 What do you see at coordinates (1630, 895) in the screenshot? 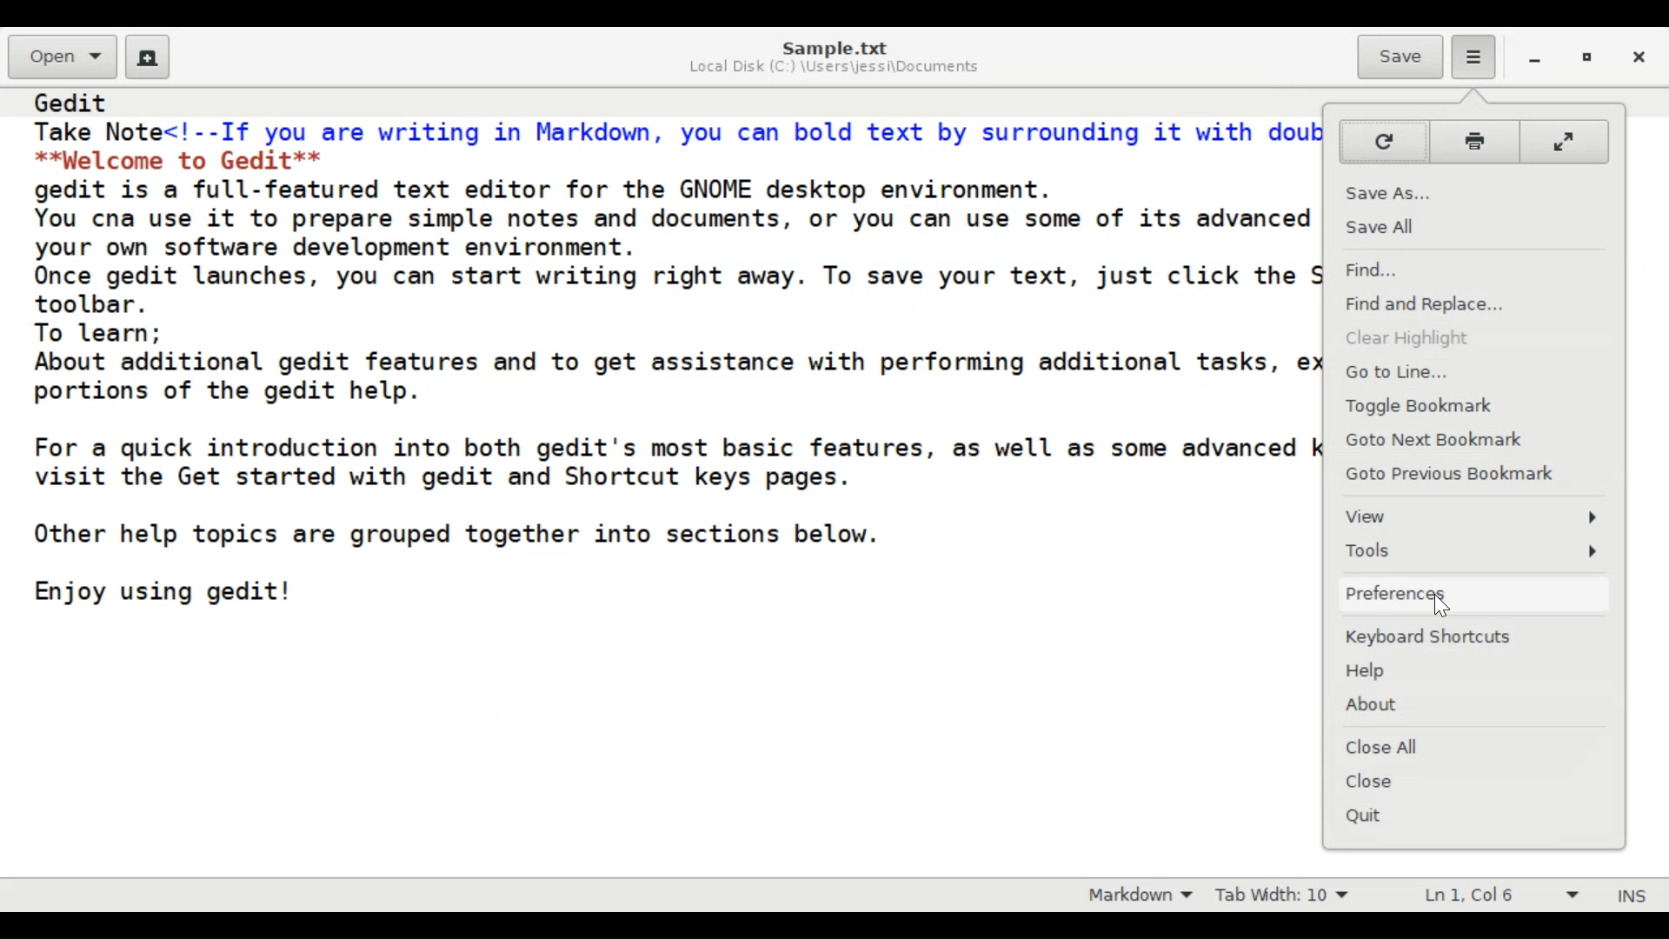
I see `Insert Mode` at bounding box center [1630, 895].